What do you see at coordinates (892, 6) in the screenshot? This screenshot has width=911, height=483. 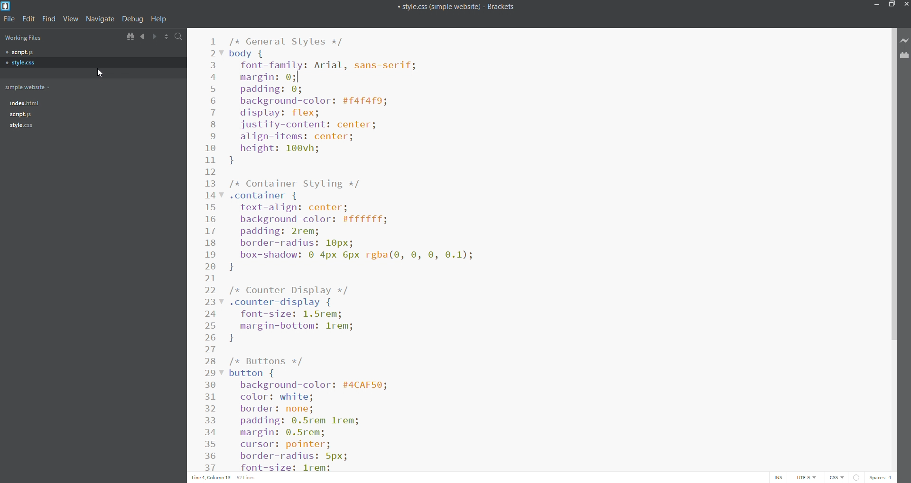 I see `maximize/restore` at bounding box center [892, 6].